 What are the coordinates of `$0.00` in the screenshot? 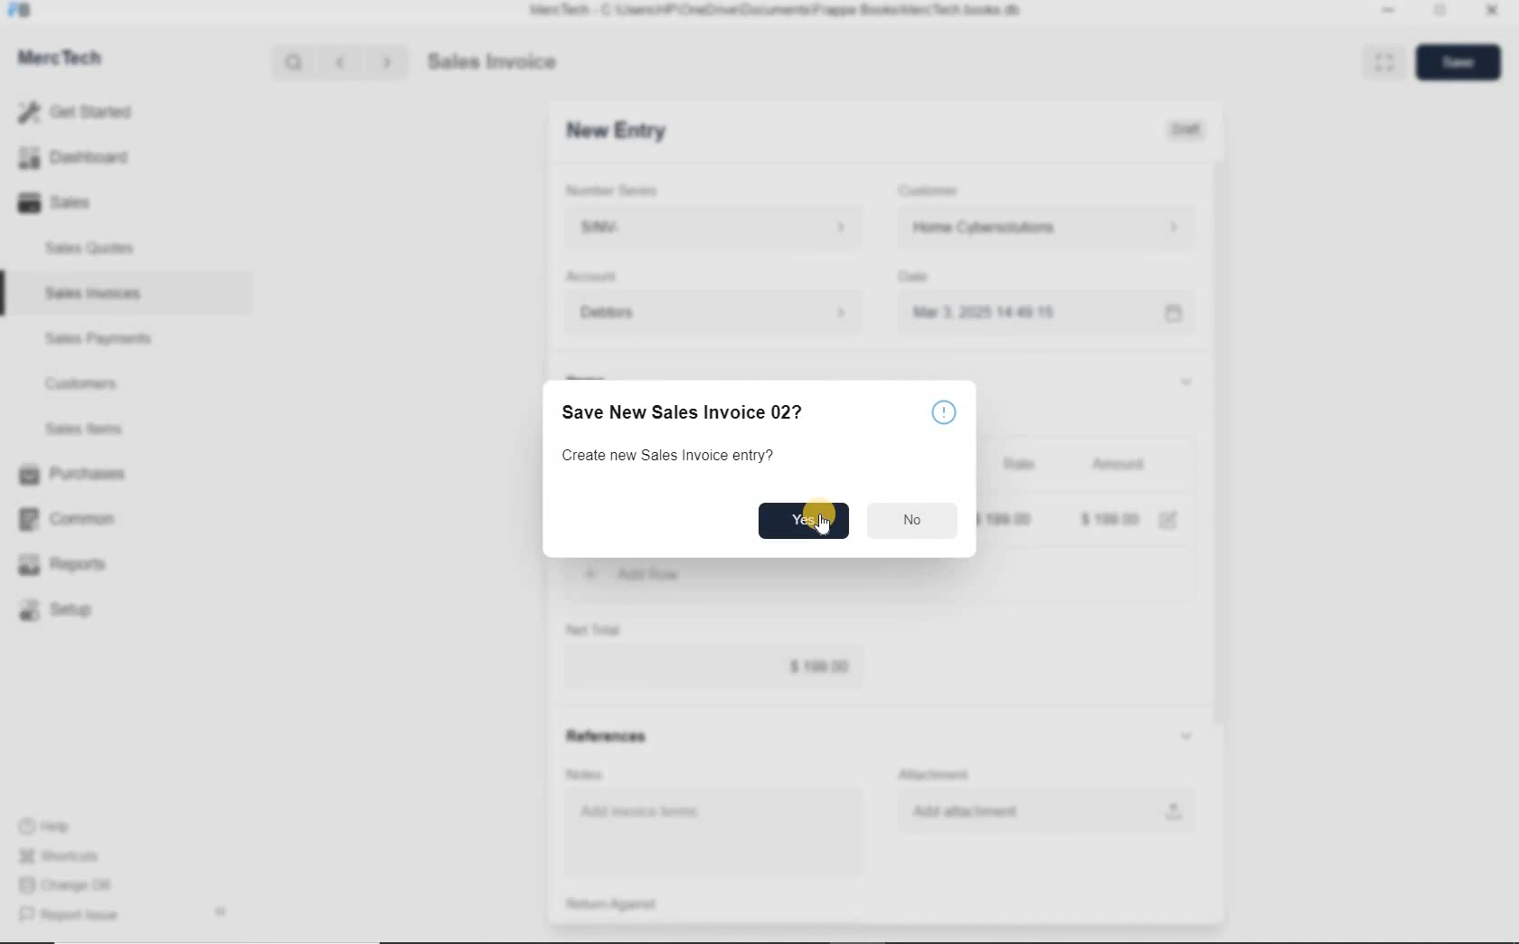 It's located at (714, 667).